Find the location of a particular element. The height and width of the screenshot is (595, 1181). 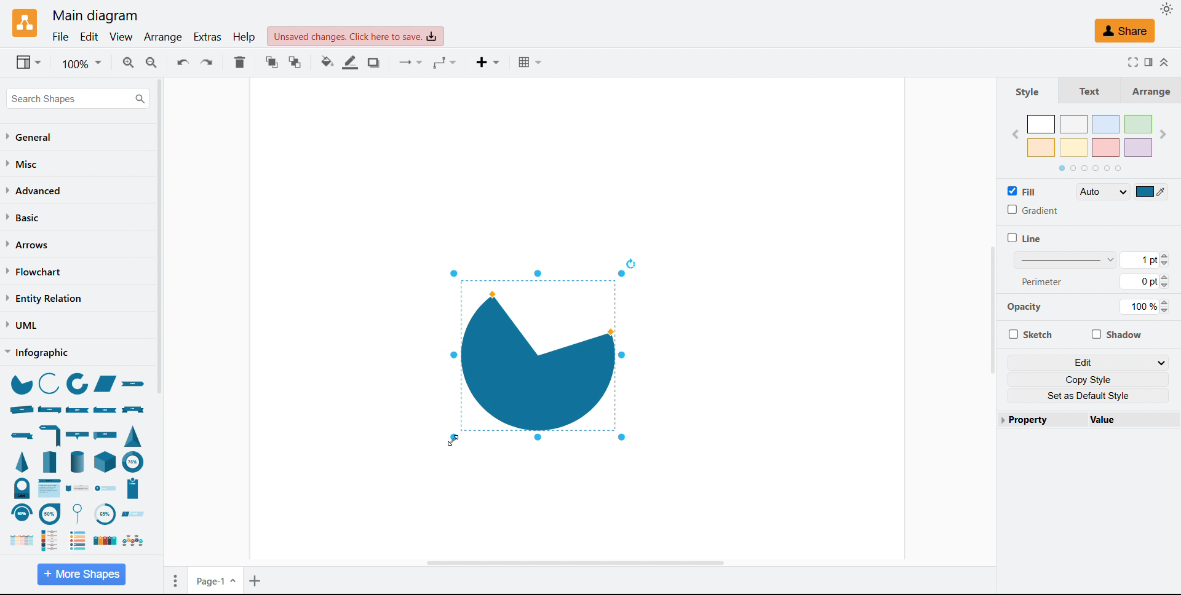

Gradient  is located at coordinates (1032, 210).